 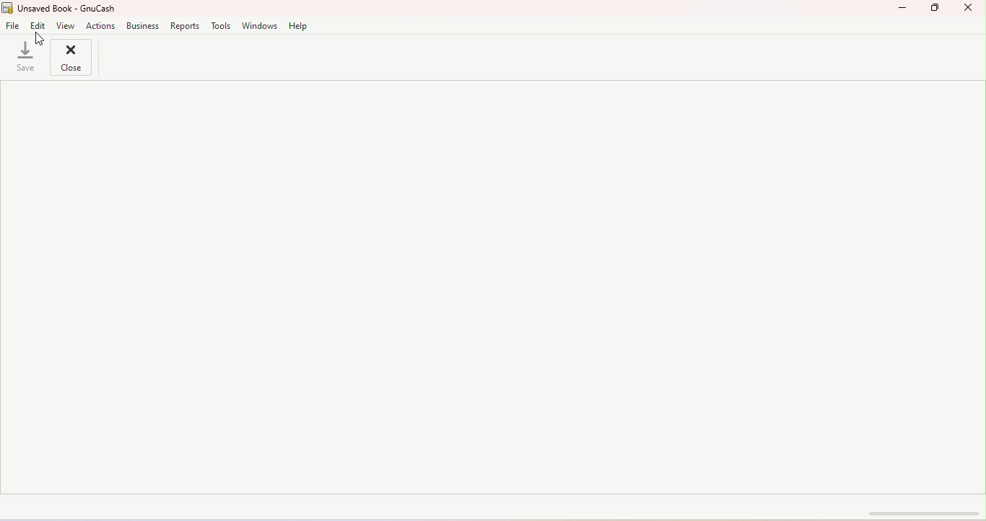 What do you see at coordinates (22, 56) in the screenshot?
I see `Save` at bounding box center [22, 56].